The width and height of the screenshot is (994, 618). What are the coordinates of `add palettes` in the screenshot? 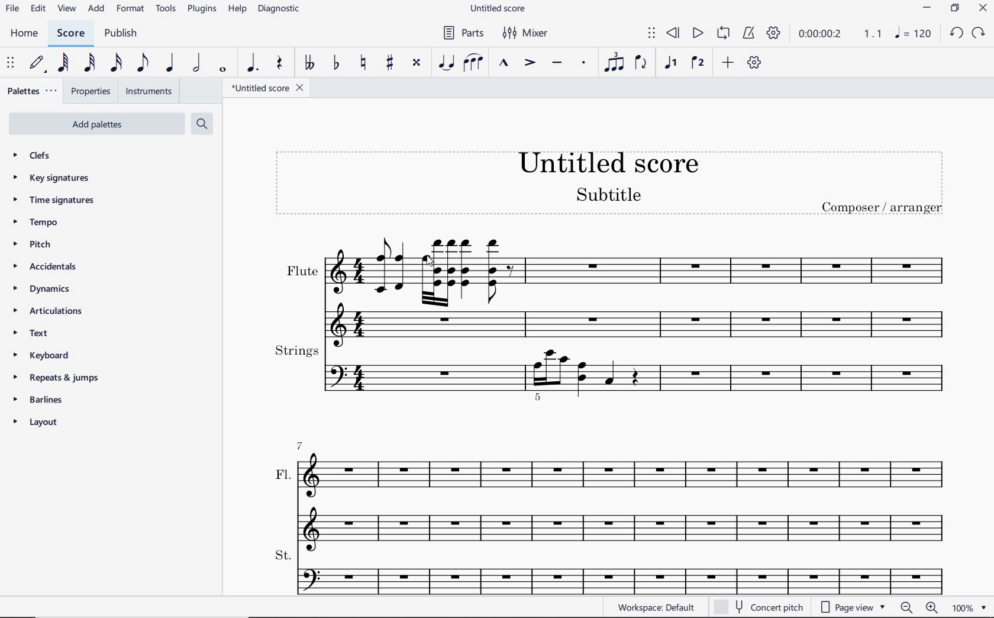 It's located at (96, 125).